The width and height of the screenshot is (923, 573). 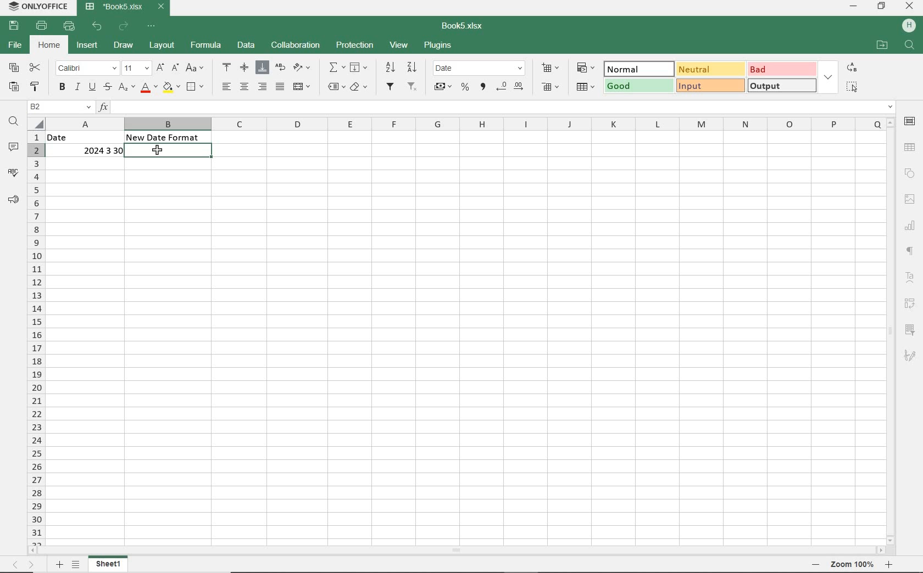 I want to click on WRAP TEXT, so click(x=280, y=68).